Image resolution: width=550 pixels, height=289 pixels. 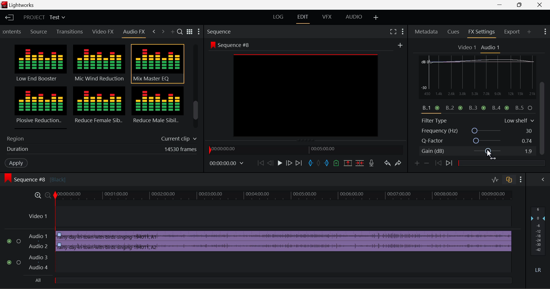 I want to click on Duration, so click(x=100, y=150).